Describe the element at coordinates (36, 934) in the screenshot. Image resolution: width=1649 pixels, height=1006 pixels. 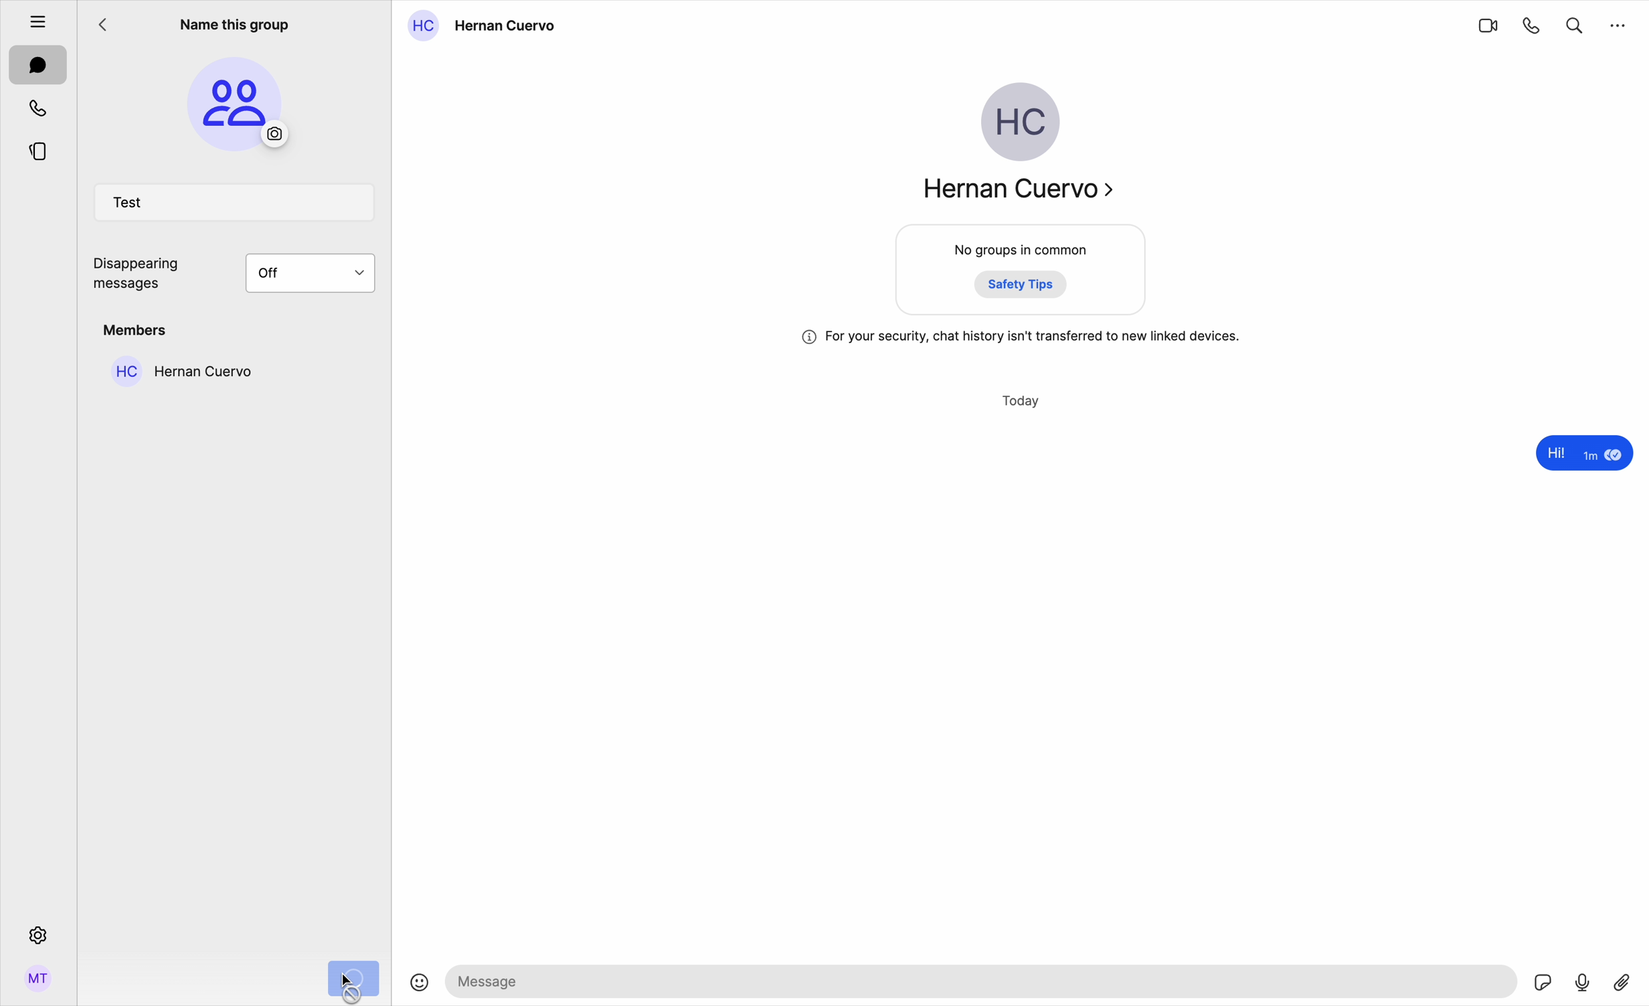
I see `settings` at that location.